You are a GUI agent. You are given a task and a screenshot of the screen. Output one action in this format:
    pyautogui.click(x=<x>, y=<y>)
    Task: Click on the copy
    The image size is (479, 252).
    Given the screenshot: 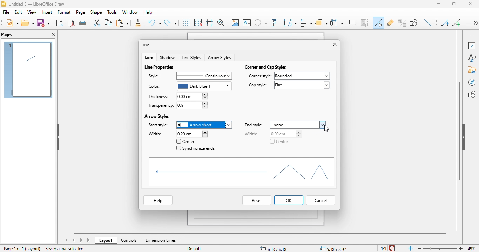 What is the action you would take?
    pyautogui.click(x=110, y=22)
    